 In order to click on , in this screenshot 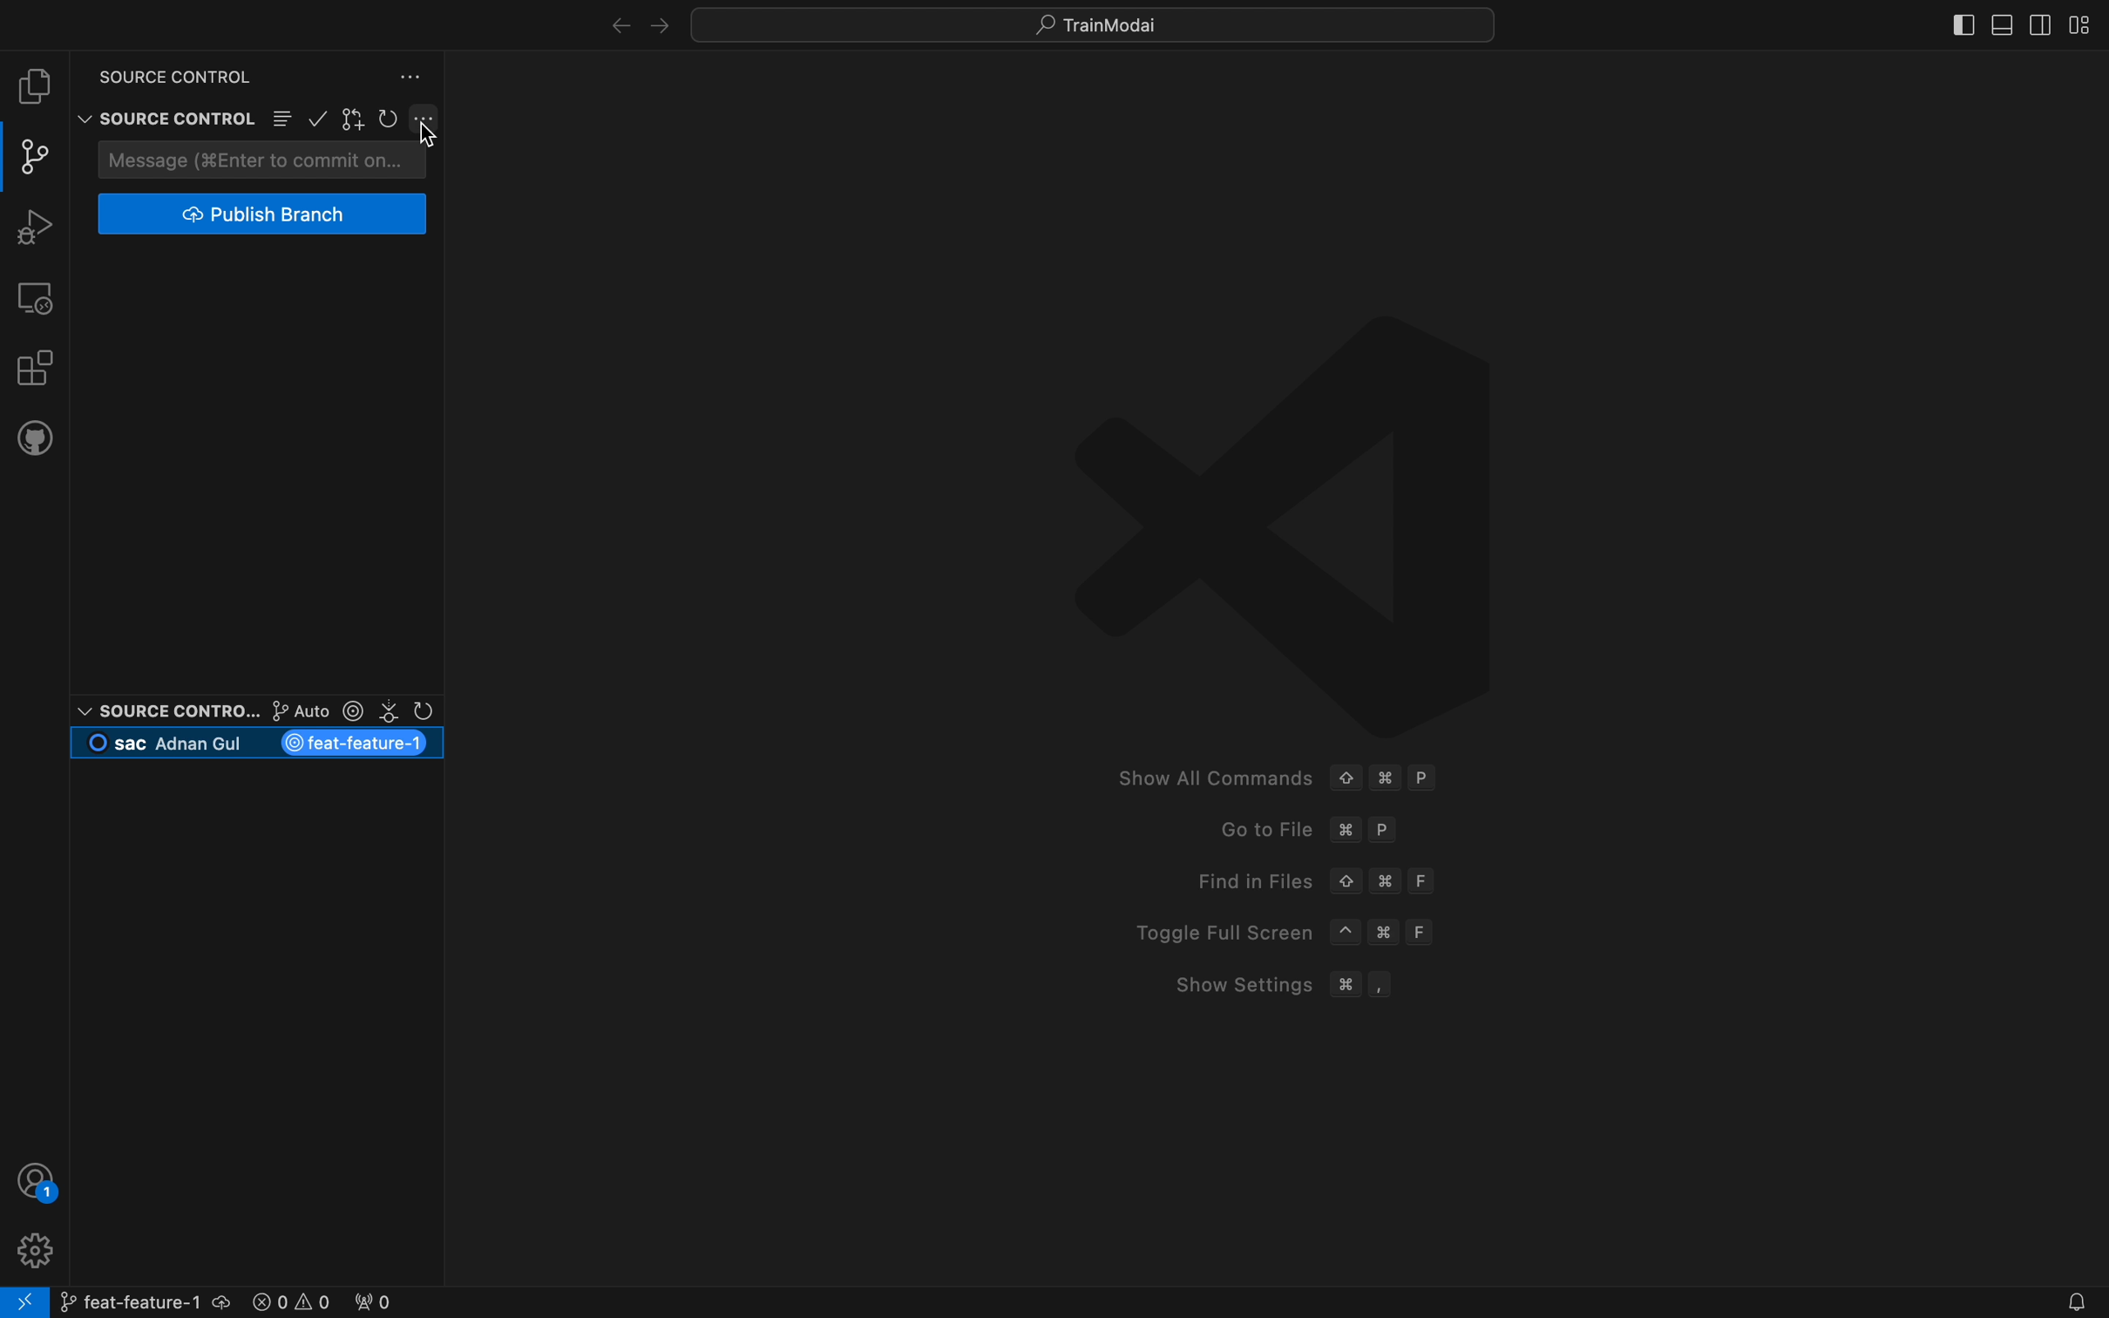, I will do `click(1383, 984)`.